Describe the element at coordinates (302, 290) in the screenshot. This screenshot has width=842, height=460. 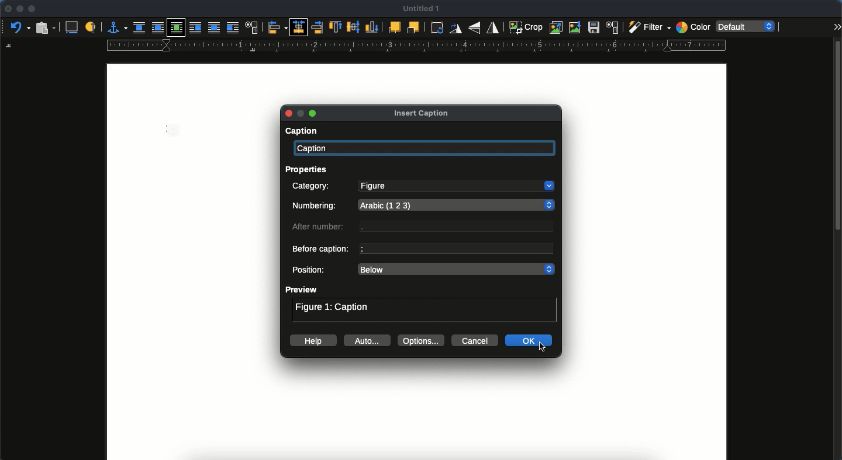
I see `preview` at that location.